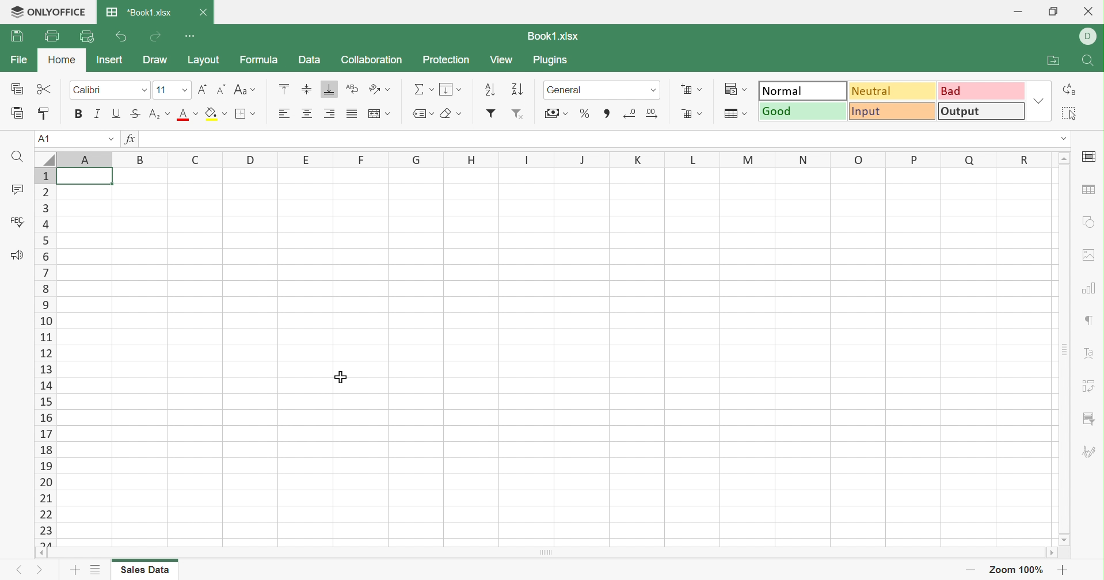  Describe the element at coordinates (97, 113) in the screenshot. I see `Italic` at that location.